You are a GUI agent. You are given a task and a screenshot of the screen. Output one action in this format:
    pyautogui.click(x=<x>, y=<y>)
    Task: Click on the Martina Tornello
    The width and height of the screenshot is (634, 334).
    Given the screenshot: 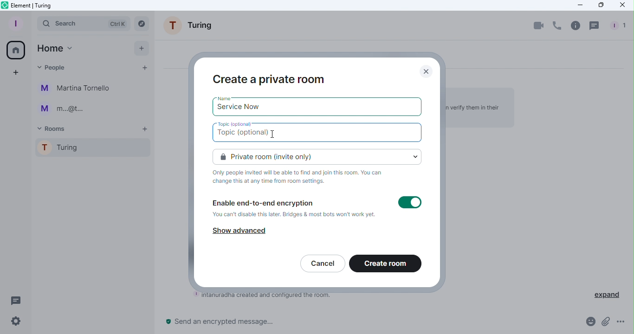 What is the action you would take?
    pyautogui.click(x=77, y=89)
    